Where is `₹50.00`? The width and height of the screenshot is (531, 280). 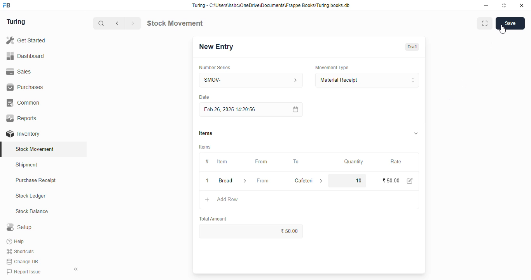 ₹50.00 is located at coordinates (391, 180).